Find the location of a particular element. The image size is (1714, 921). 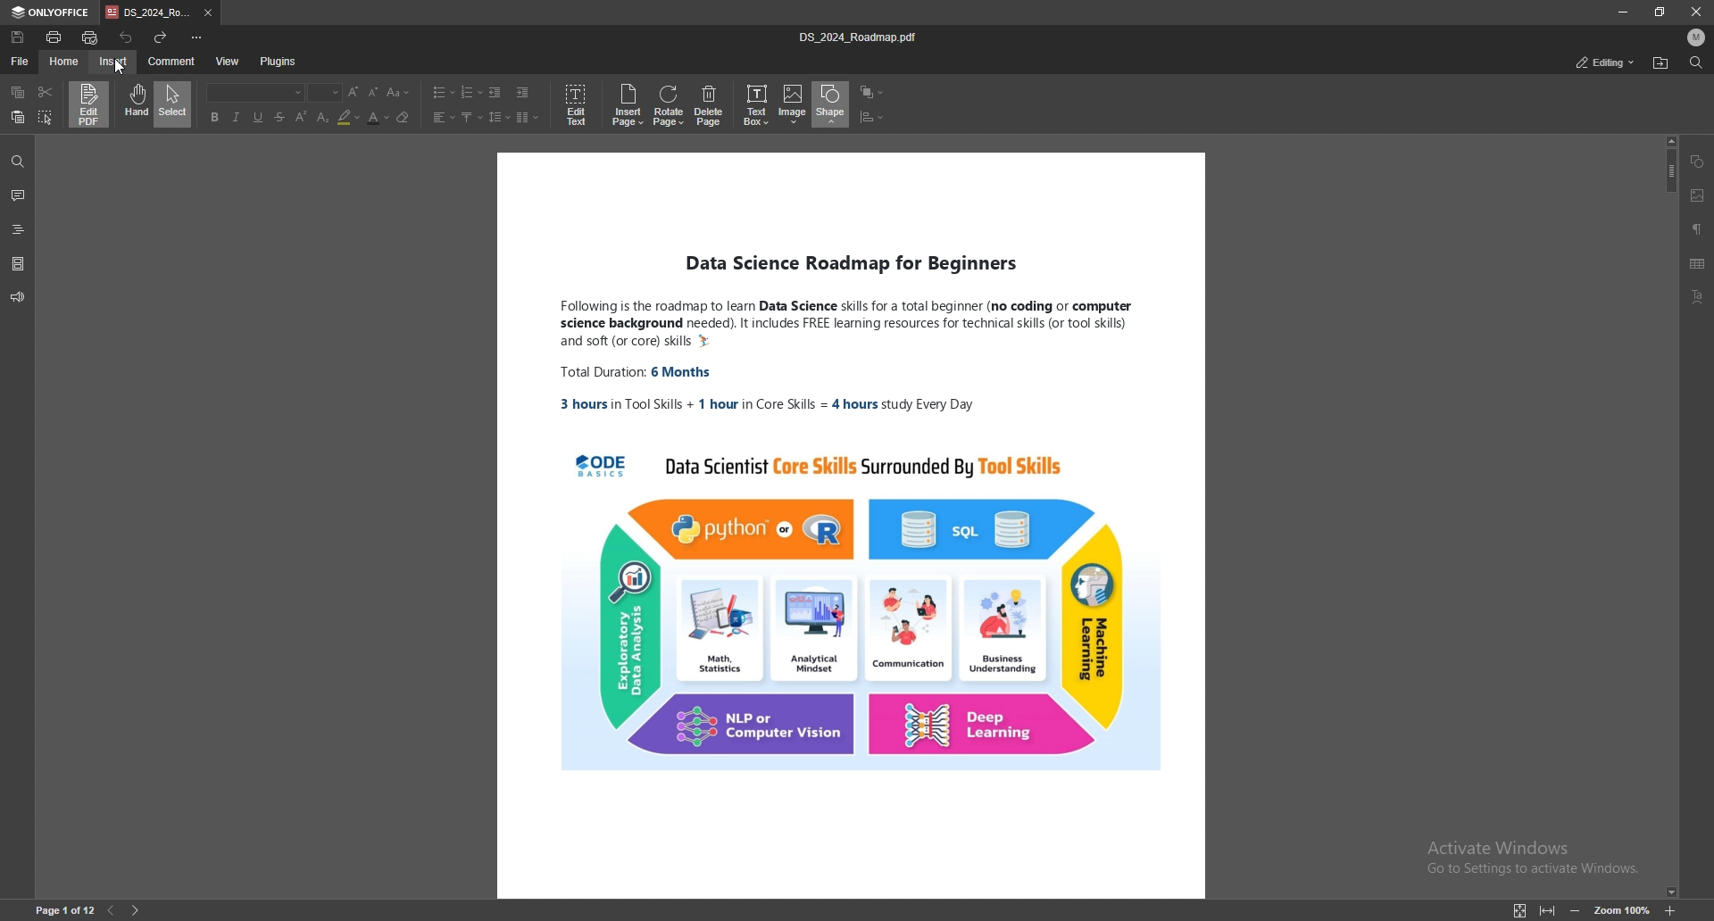

customize quick access toolbar is located at coordinates (197, 37).